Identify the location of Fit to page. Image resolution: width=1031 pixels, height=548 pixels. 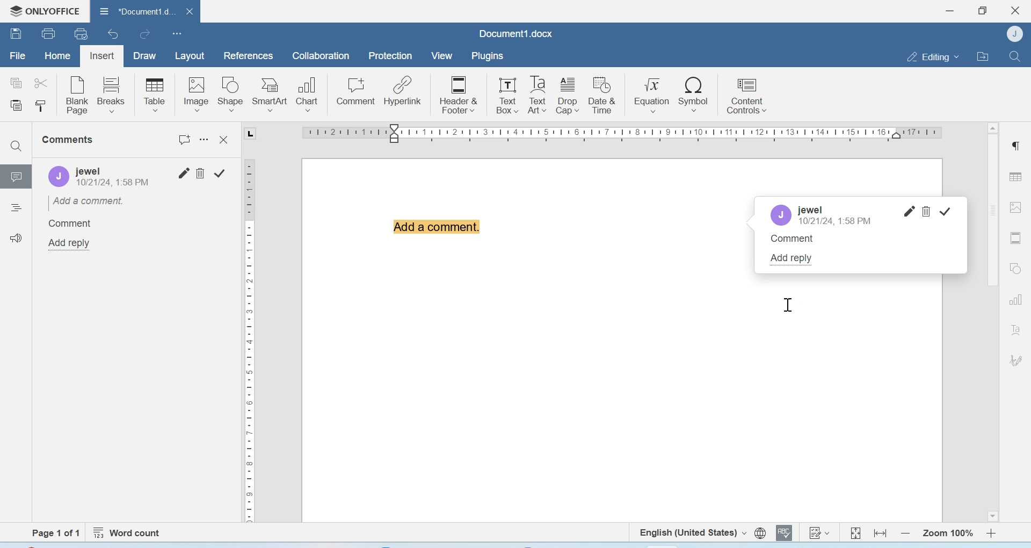
(856, 532).